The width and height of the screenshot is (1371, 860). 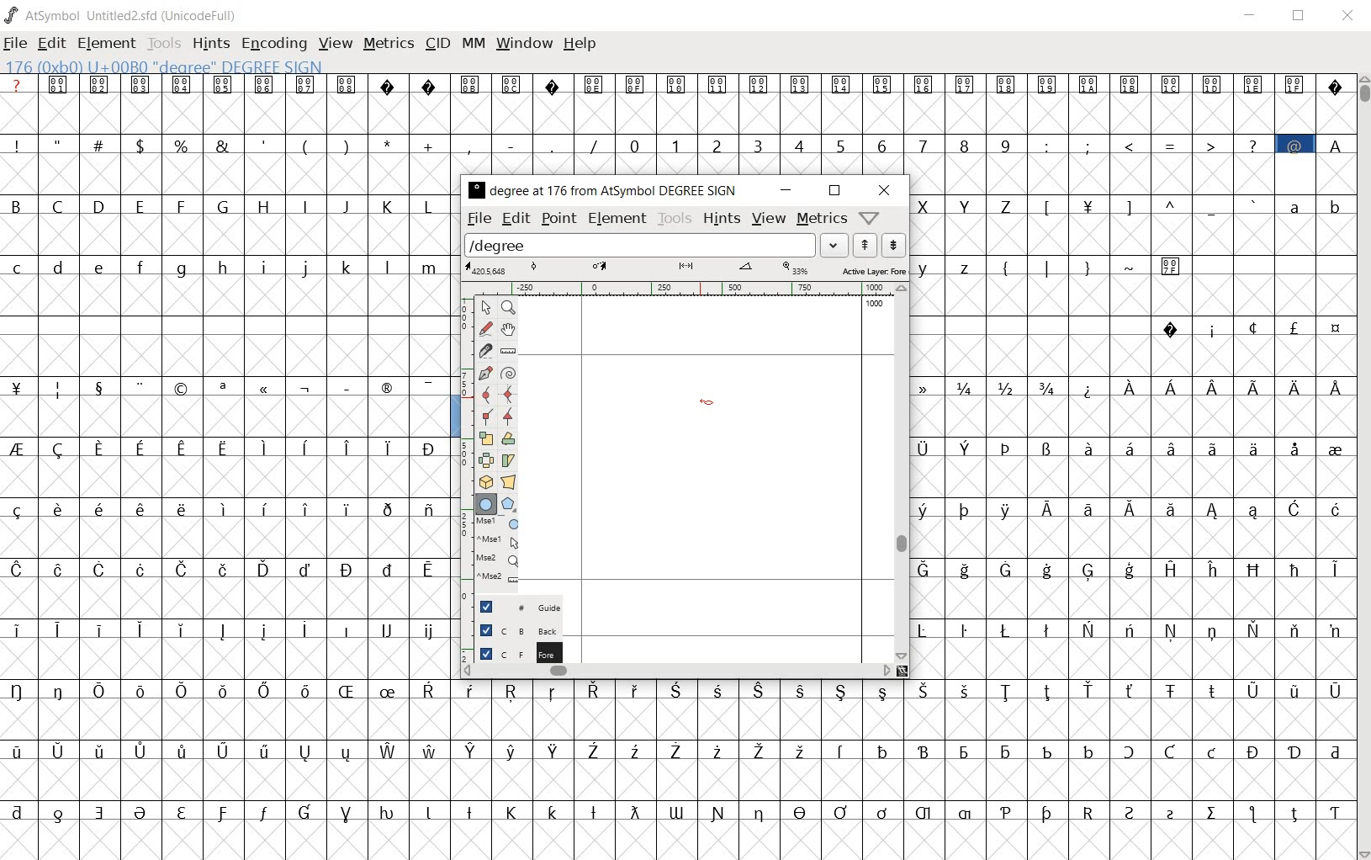 I want to click on unsupported charters, so click(x=1336, y=83).